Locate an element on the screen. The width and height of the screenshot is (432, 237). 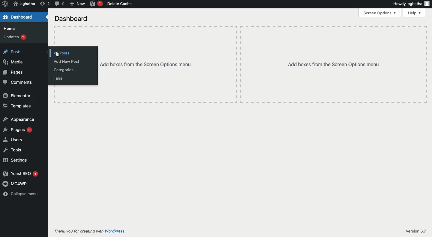
Logo is located at coordinates (5, 4).